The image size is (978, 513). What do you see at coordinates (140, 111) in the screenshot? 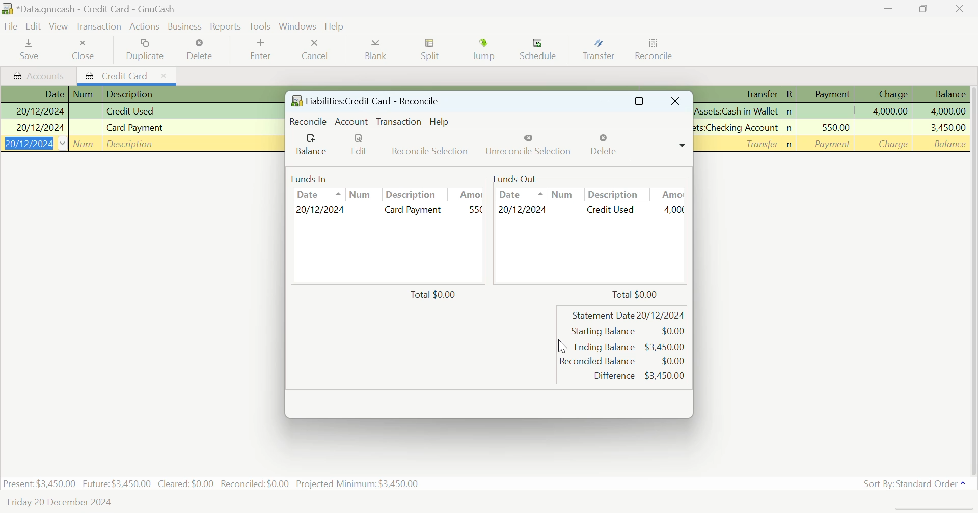
I see `Credit Used Transaction` at bounding box center [140, 111].